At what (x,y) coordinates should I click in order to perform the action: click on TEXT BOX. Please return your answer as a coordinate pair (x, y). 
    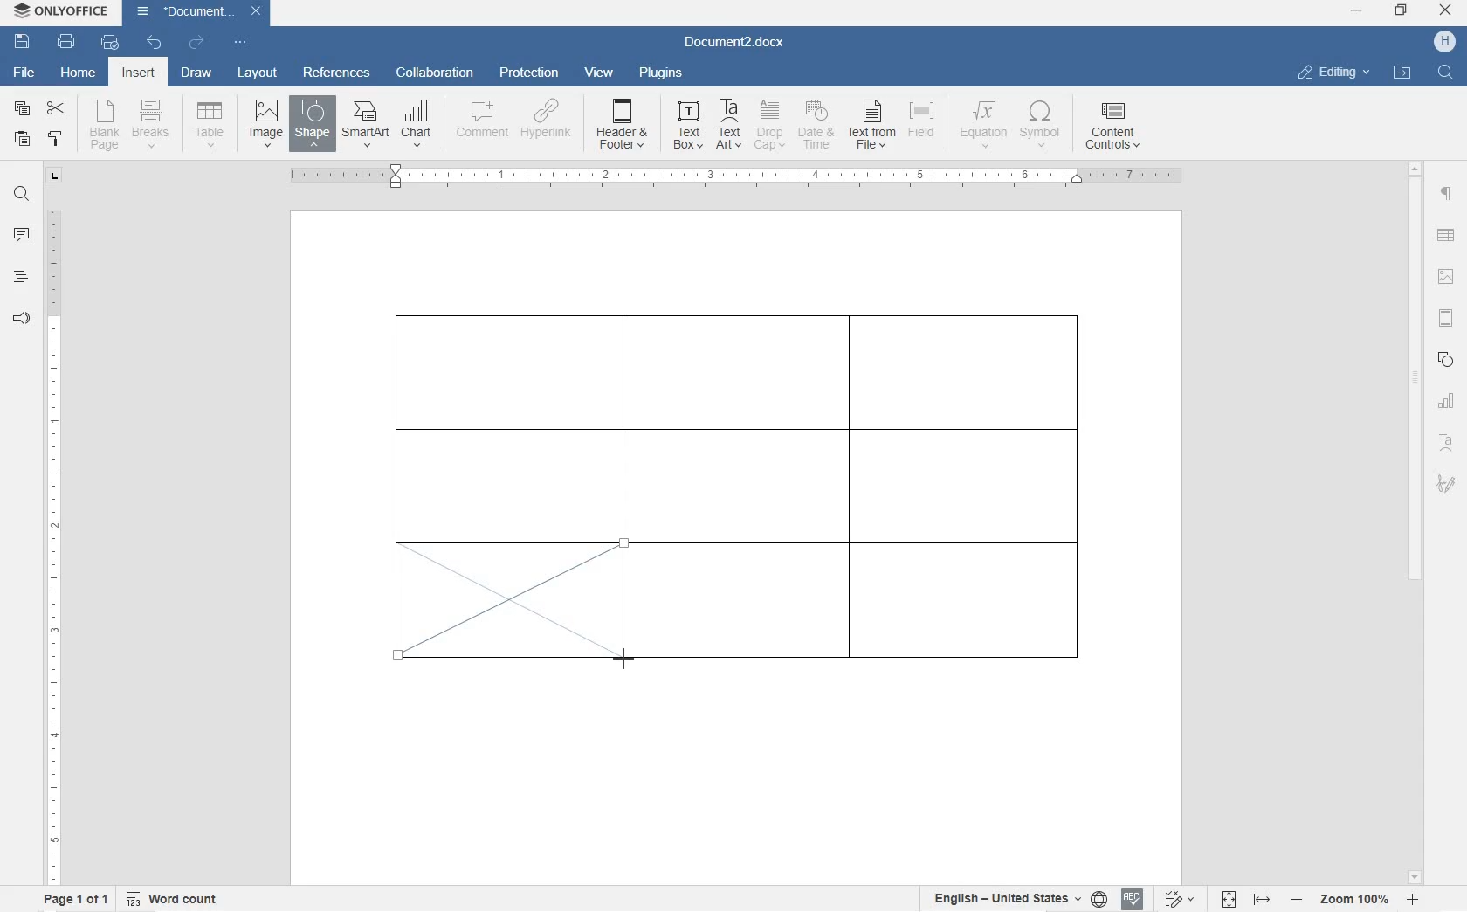
    Looking at the image, I should click on (685, 128).